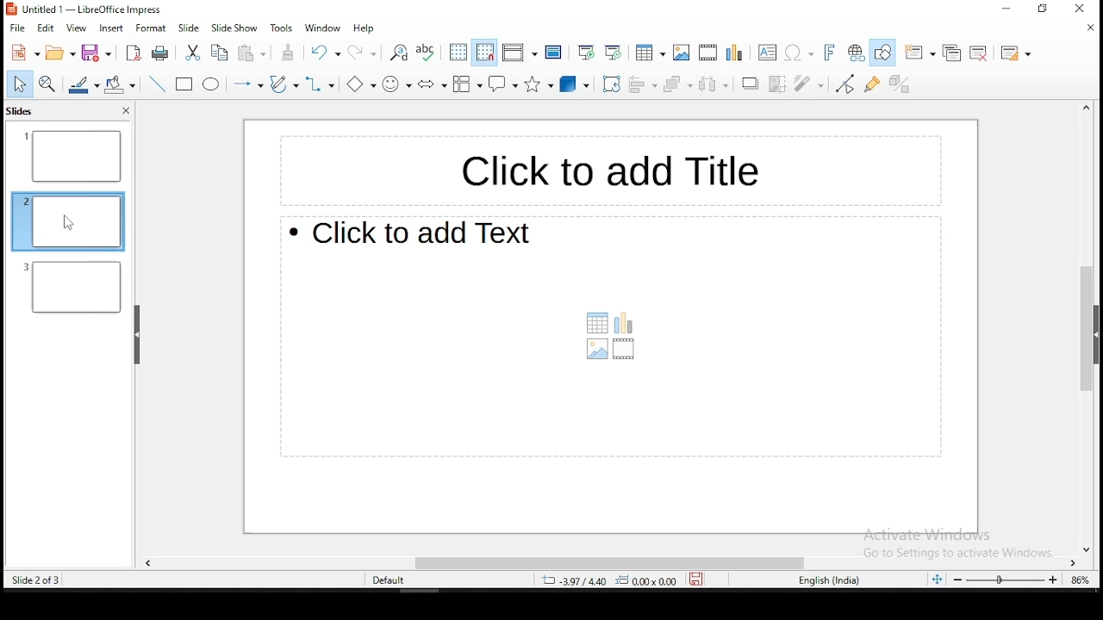 The width and height of the screenshot is (1103, 620). Describe the element at coordinates (289, 52) in the screenshot. I see `clone formatting` at that location.